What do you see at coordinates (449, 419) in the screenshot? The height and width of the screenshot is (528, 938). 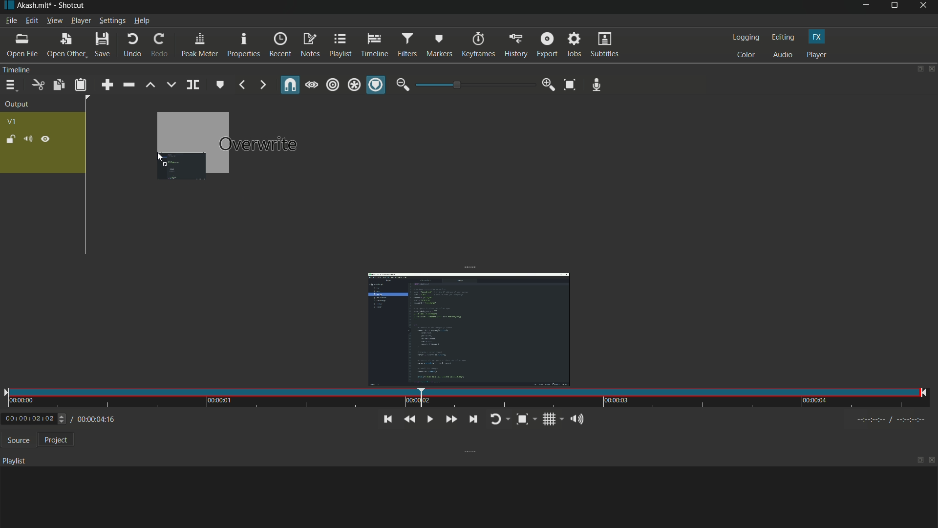 I see `quickly play forward` at bounding box center [449, 419].